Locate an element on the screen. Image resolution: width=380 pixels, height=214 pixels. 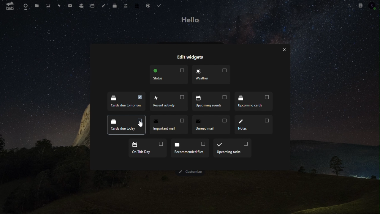
Recent activity is located at coordinates (170, 101).